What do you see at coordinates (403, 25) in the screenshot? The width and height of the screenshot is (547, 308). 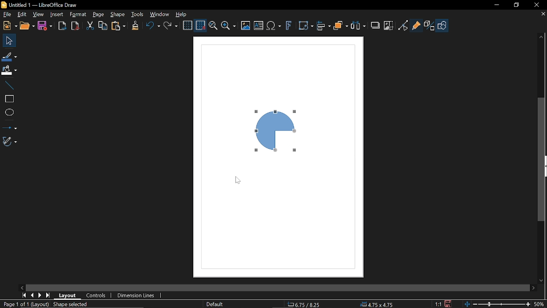 I see `Toggle` at bounding box center [403, 25].